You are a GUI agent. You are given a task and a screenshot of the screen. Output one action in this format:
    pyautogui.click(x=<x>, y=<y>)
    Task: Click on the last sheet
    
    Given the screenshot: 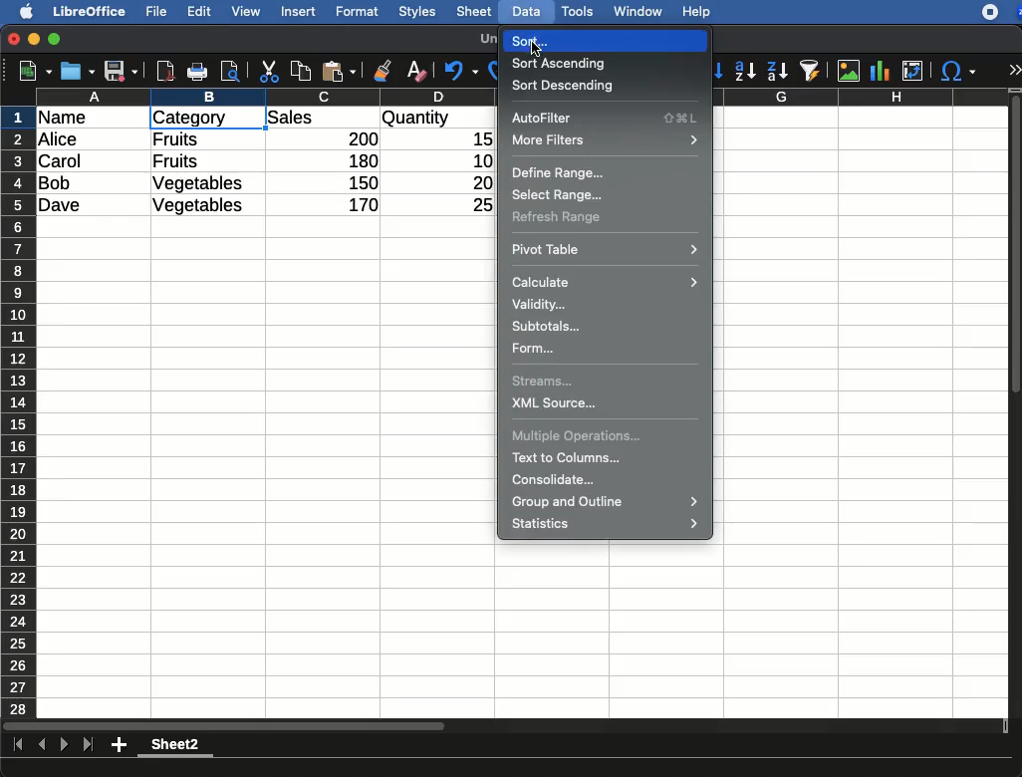 What is the action you would take?
    pyautogui.click(x=88, y=745)
    